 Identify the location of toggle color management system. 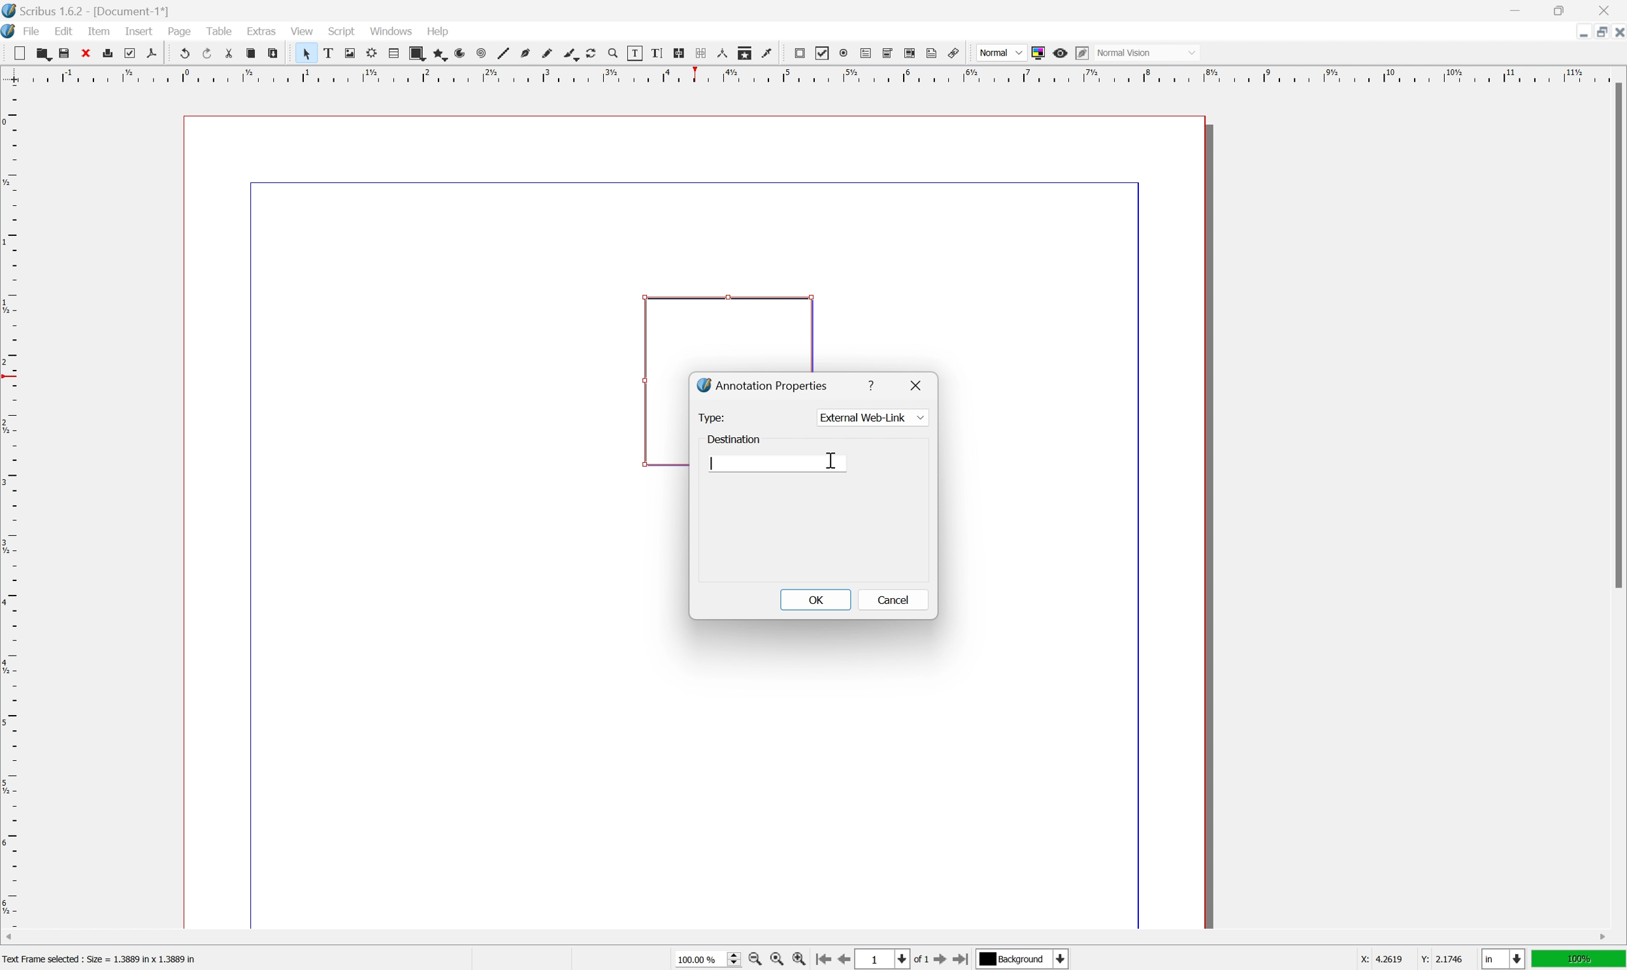
(1038, 54).